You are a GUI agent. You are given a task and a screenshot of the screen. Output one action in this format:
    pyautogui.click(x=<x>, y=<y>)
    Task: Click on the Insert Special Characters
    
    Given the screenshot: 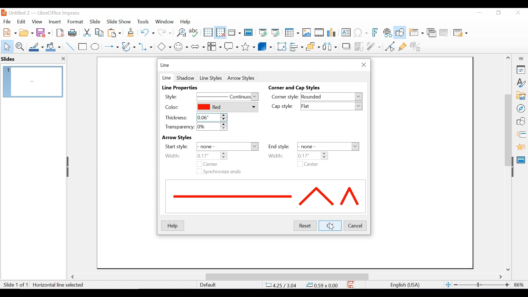 What is the action you would take?
    pyautogui.click(x=361, y=33)
    